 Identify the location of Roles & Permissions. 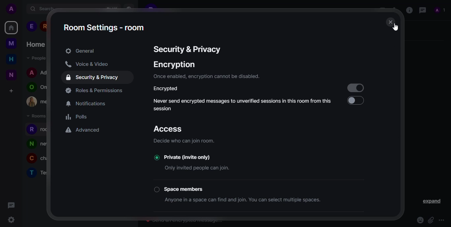
(93, 91).